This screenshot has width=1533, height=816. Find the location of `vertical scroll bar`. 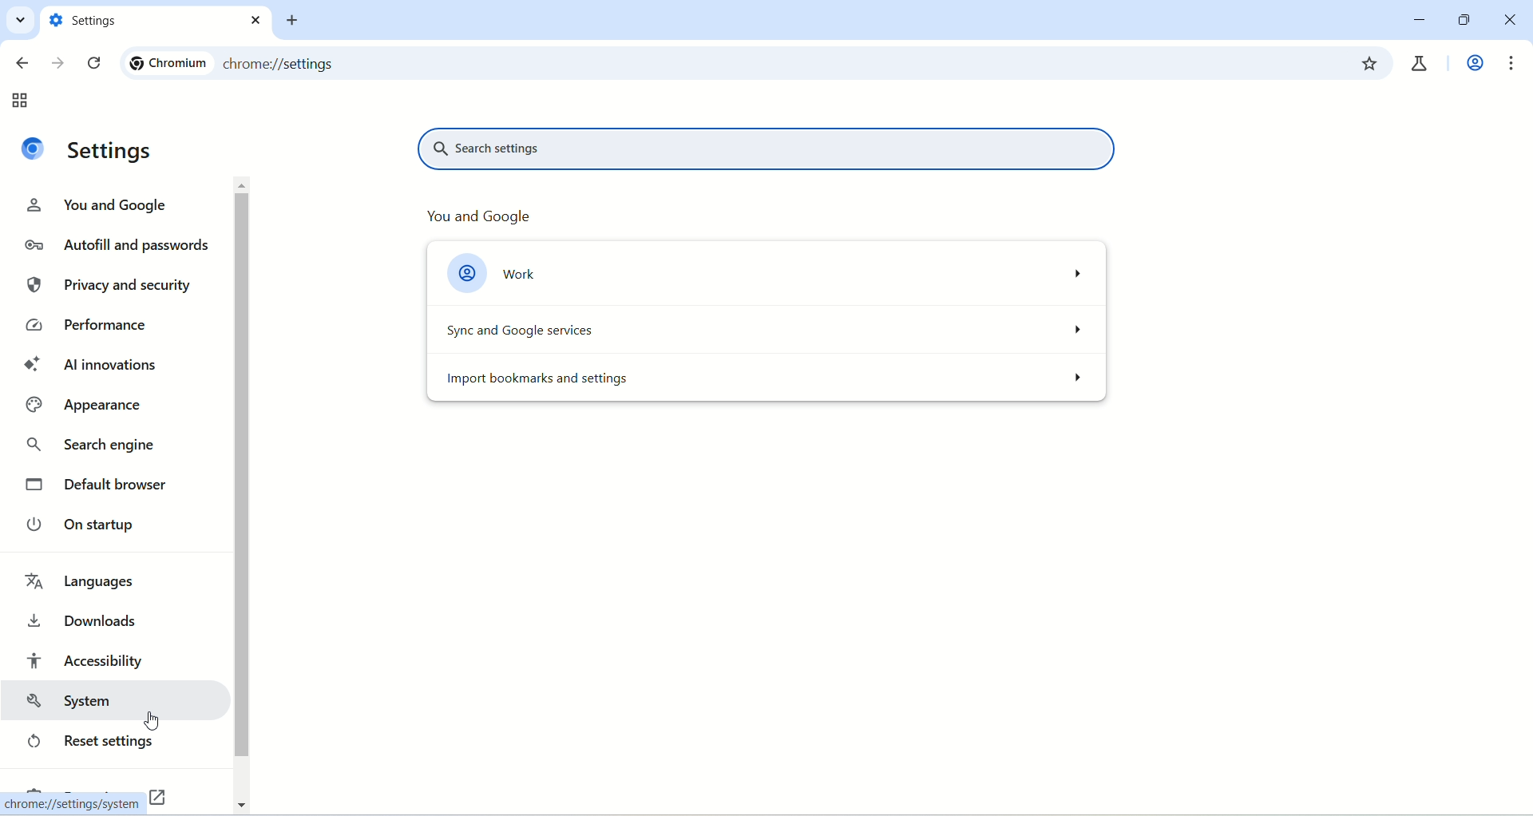

vertical scroll bar is located at coordinates (246, 494).